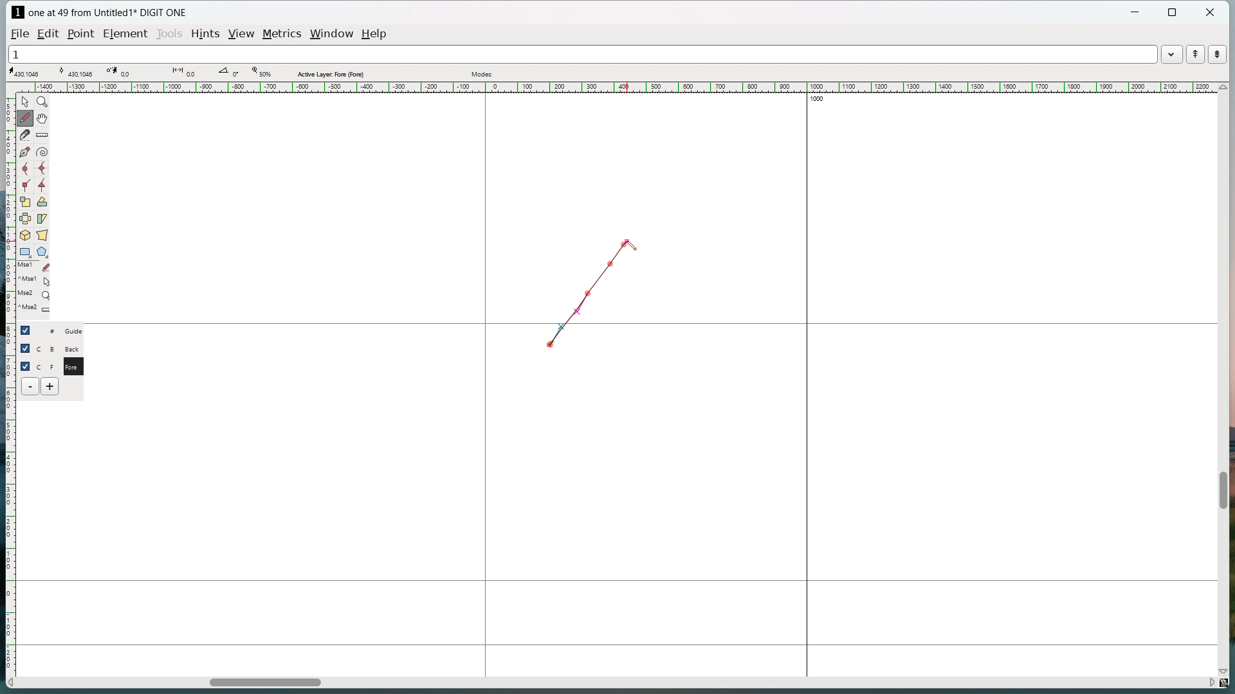 The height and width of the screenshot is (694, 1235). I want to click on maximize, so click(1173, 13).